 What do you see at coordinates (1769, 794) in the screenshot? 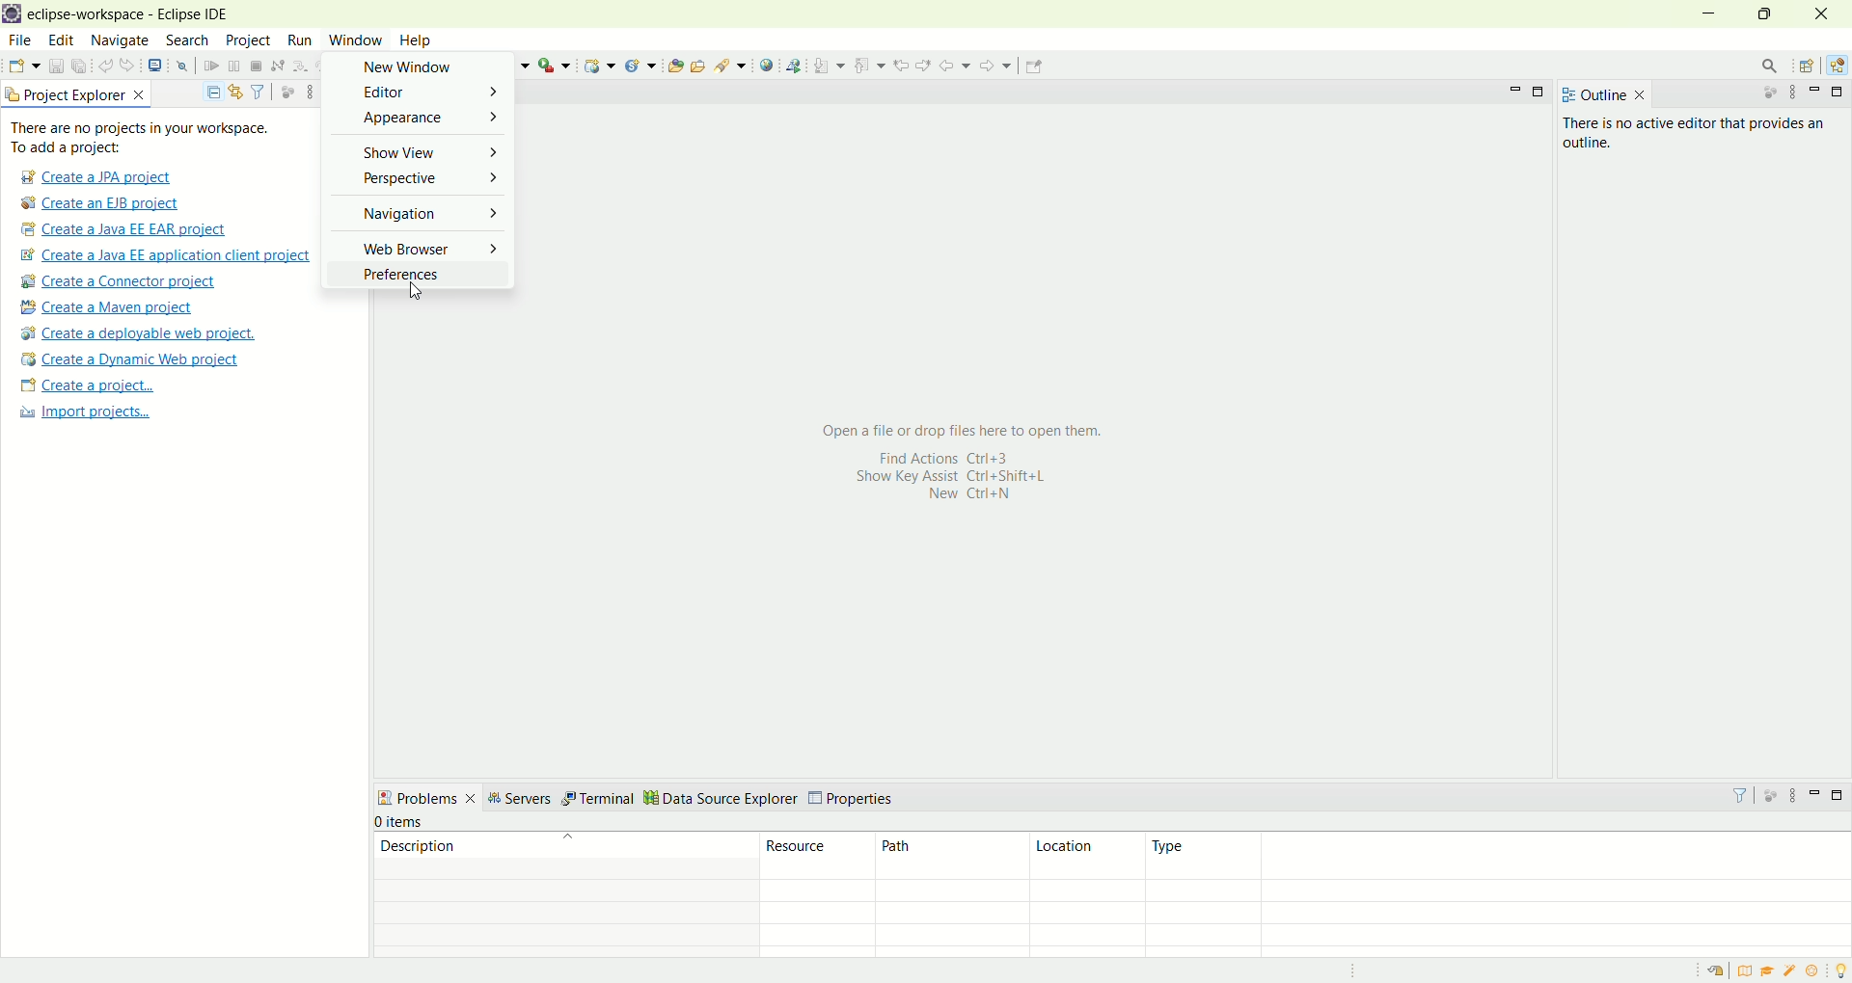
I see `focus on active task` at bounding box center [1769, 794].